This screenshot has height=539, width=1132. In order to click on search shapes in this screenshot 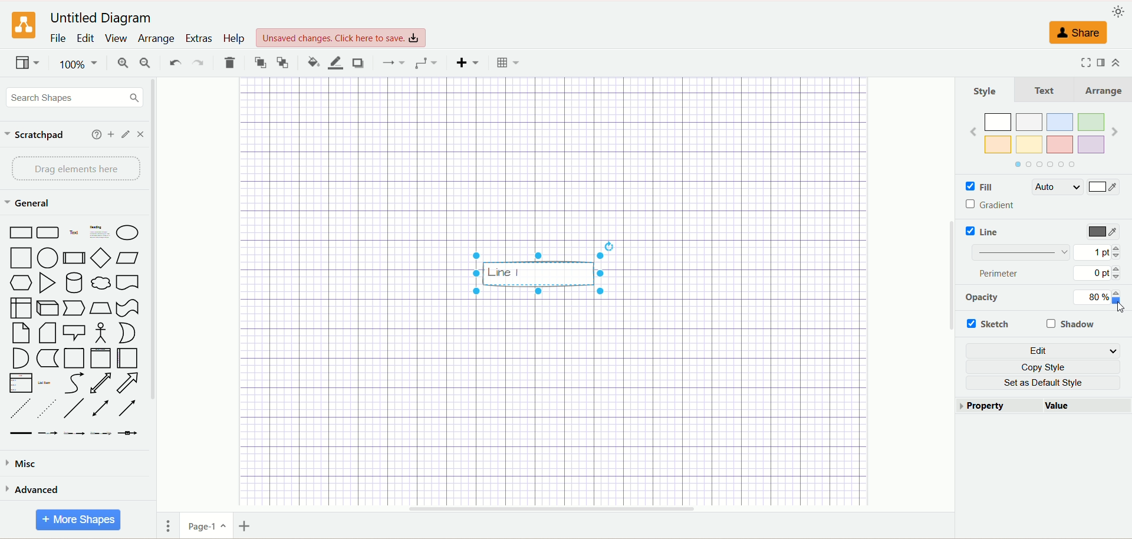, I will do `click(71, 97)`.